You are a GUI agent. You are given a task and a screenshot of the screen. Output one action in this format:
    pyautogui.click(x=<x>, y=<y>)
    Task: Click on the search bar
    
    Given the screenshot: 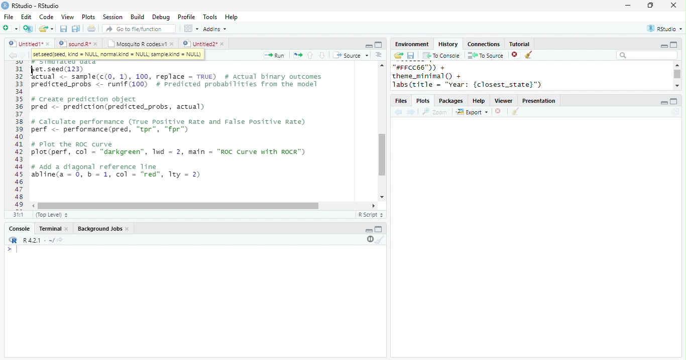 What is the action you would take?
    pyautogui.click(x=647, y=55)
    